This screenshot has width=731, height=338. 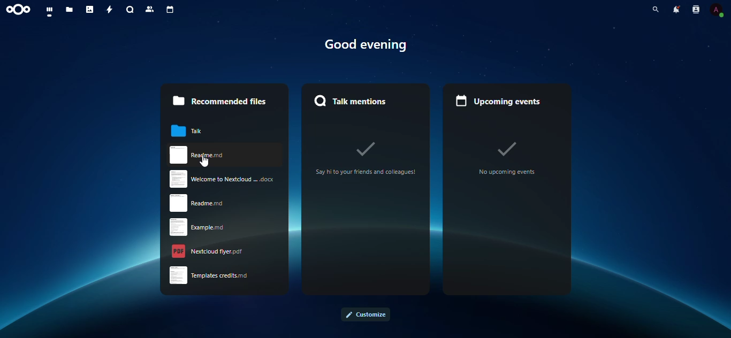 I want to click on Tick mark, so click(x=367, y=148).